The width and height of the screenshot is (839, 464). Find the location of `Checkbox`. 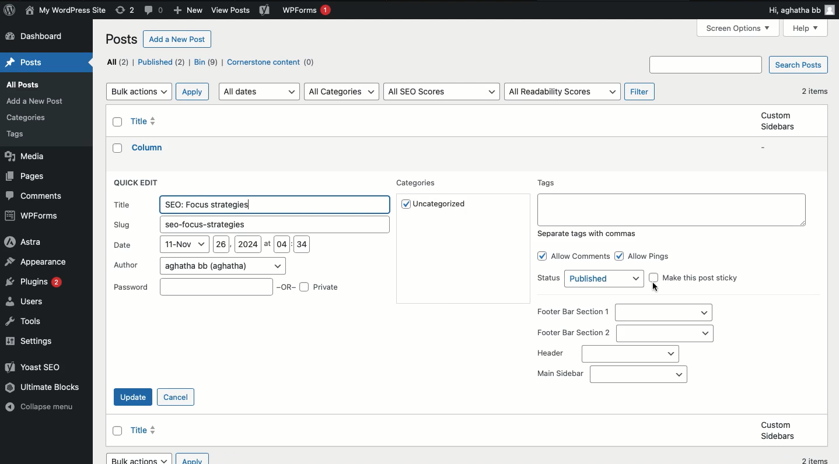

Checkbox is located at coordinates (118, 431).